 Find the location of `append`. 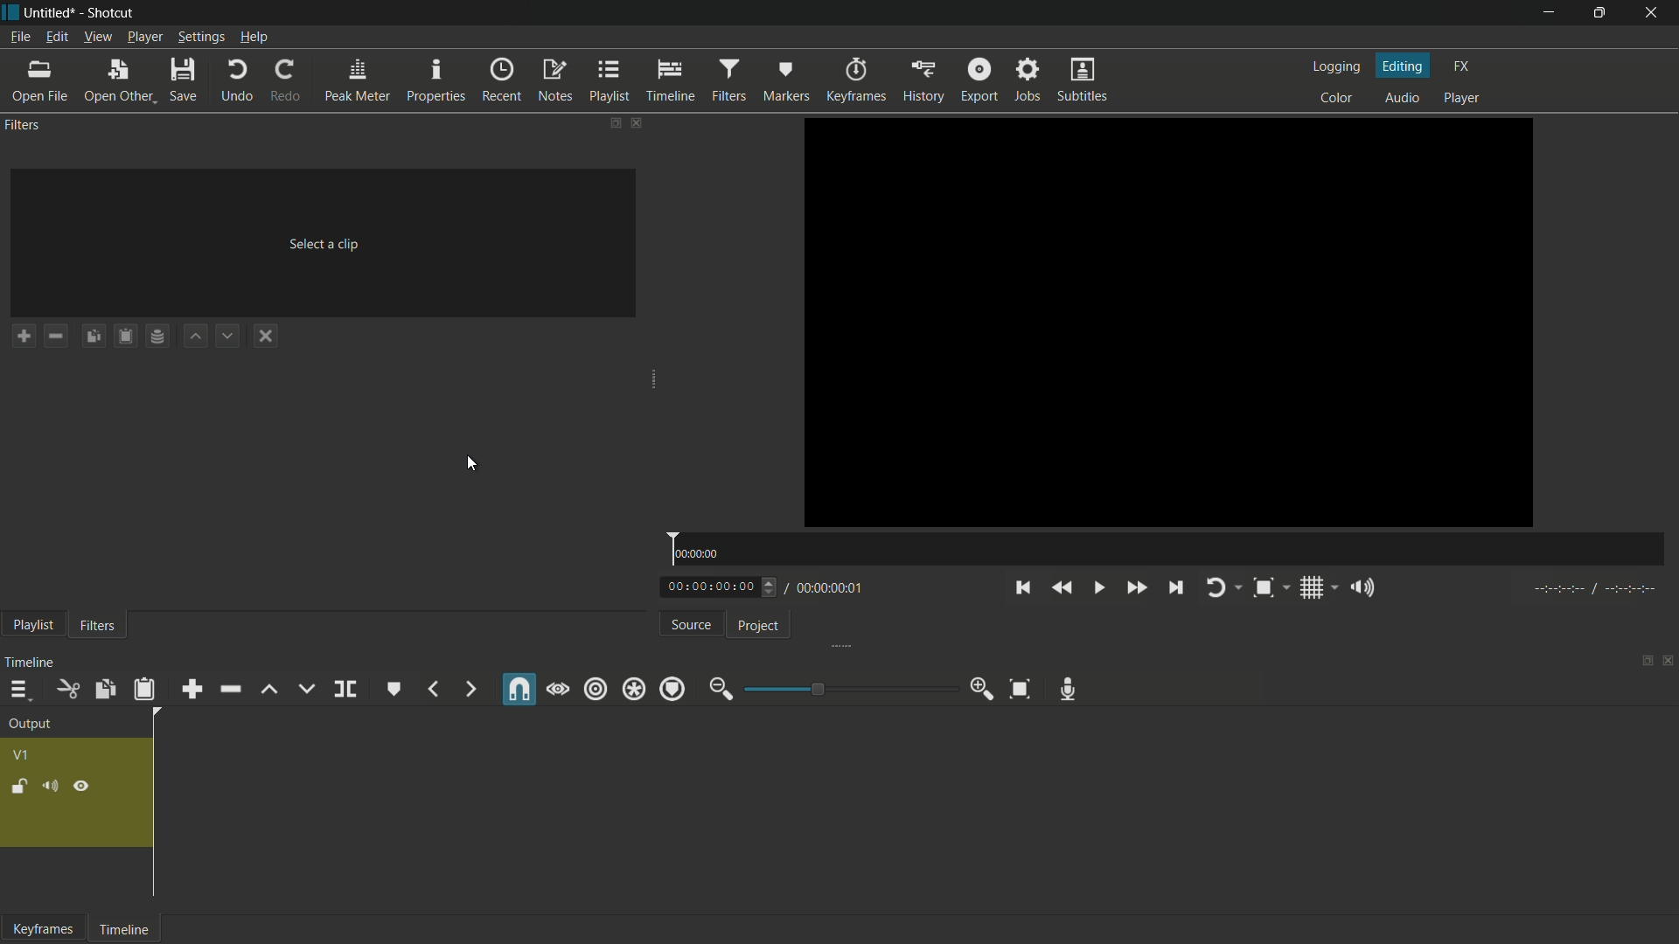

append is located at coordinates (192, 691).